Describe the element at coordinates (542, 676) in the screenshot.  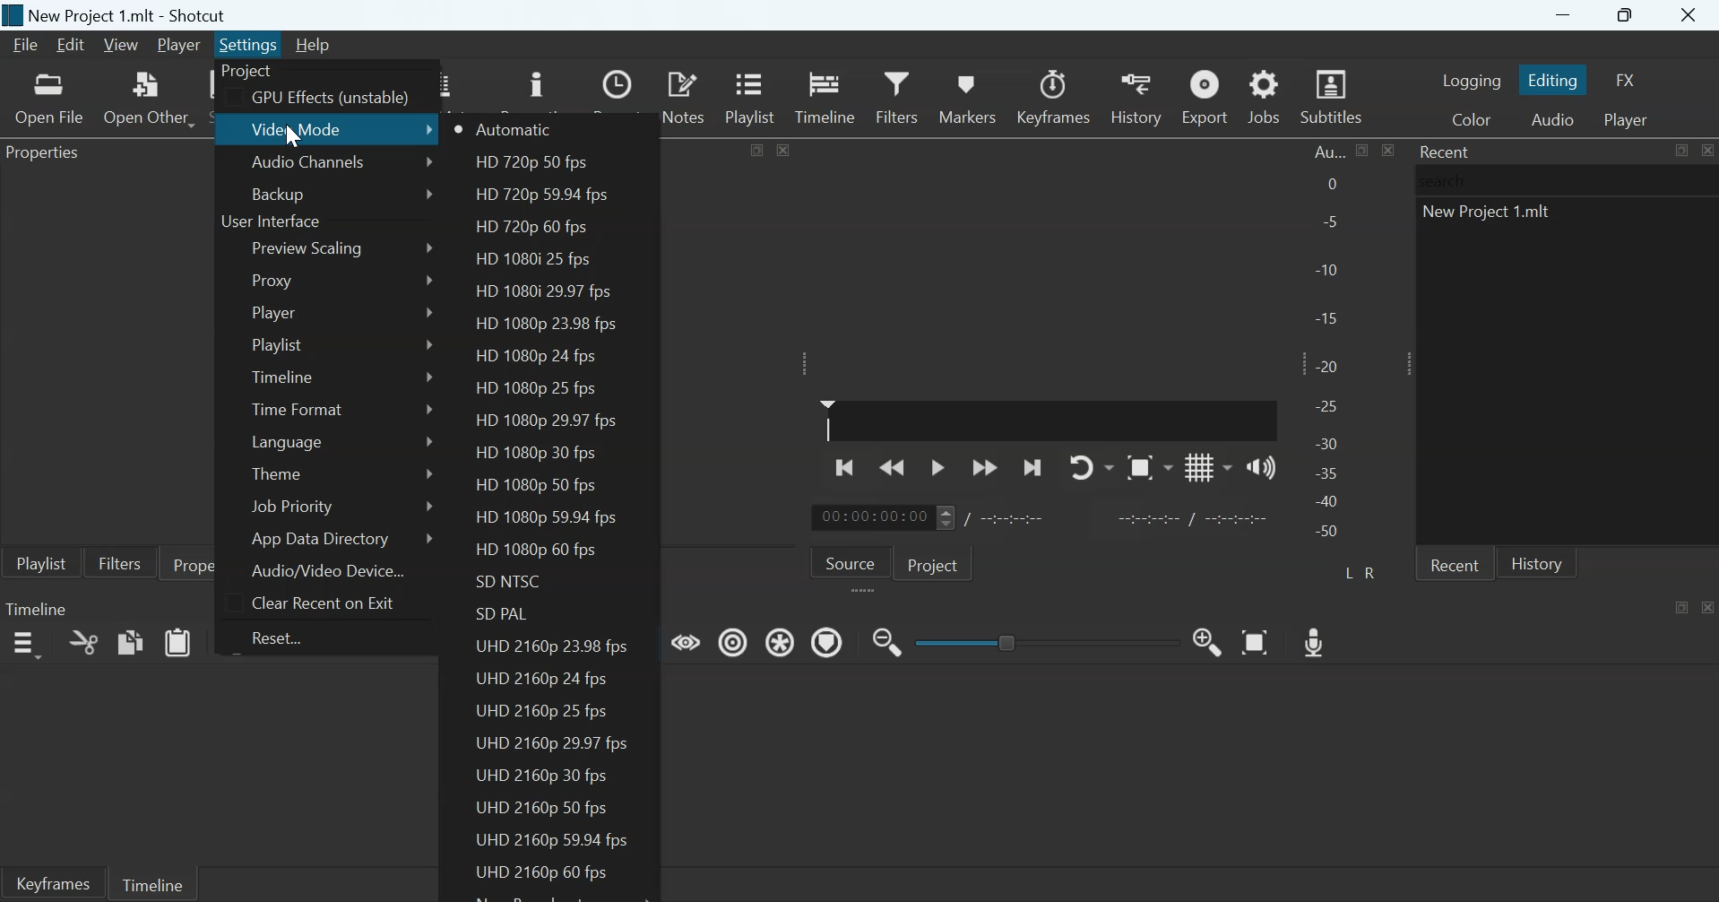
I see `UHD 2160p 24fps` at that location.